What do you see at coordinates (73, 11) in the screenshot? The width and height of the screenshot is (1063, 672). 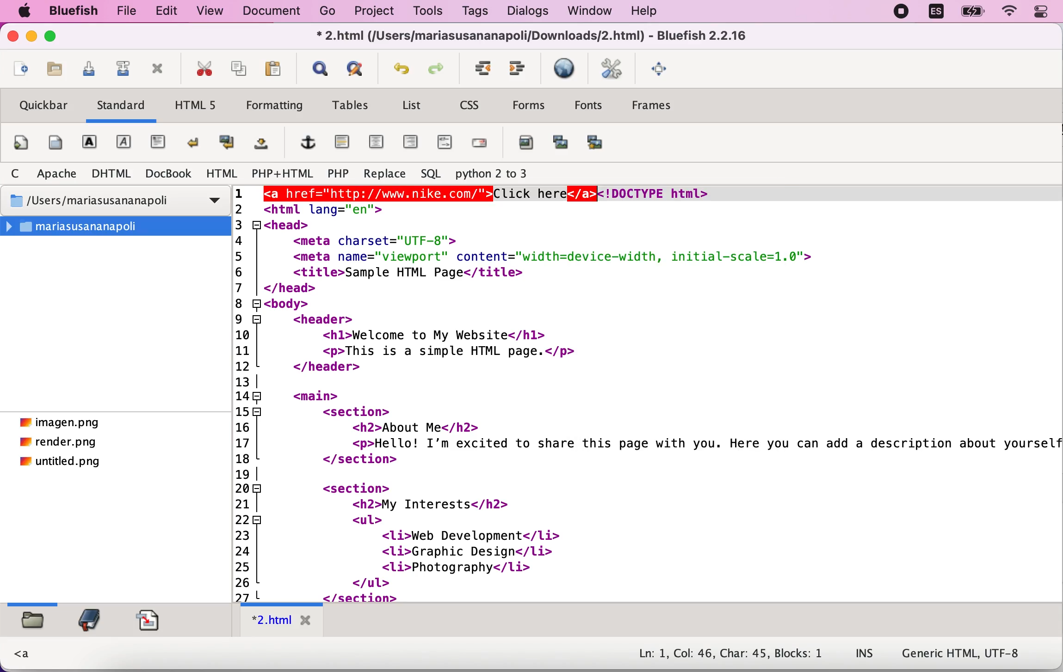 I see `bluefish` at bounding box center [73, 11].